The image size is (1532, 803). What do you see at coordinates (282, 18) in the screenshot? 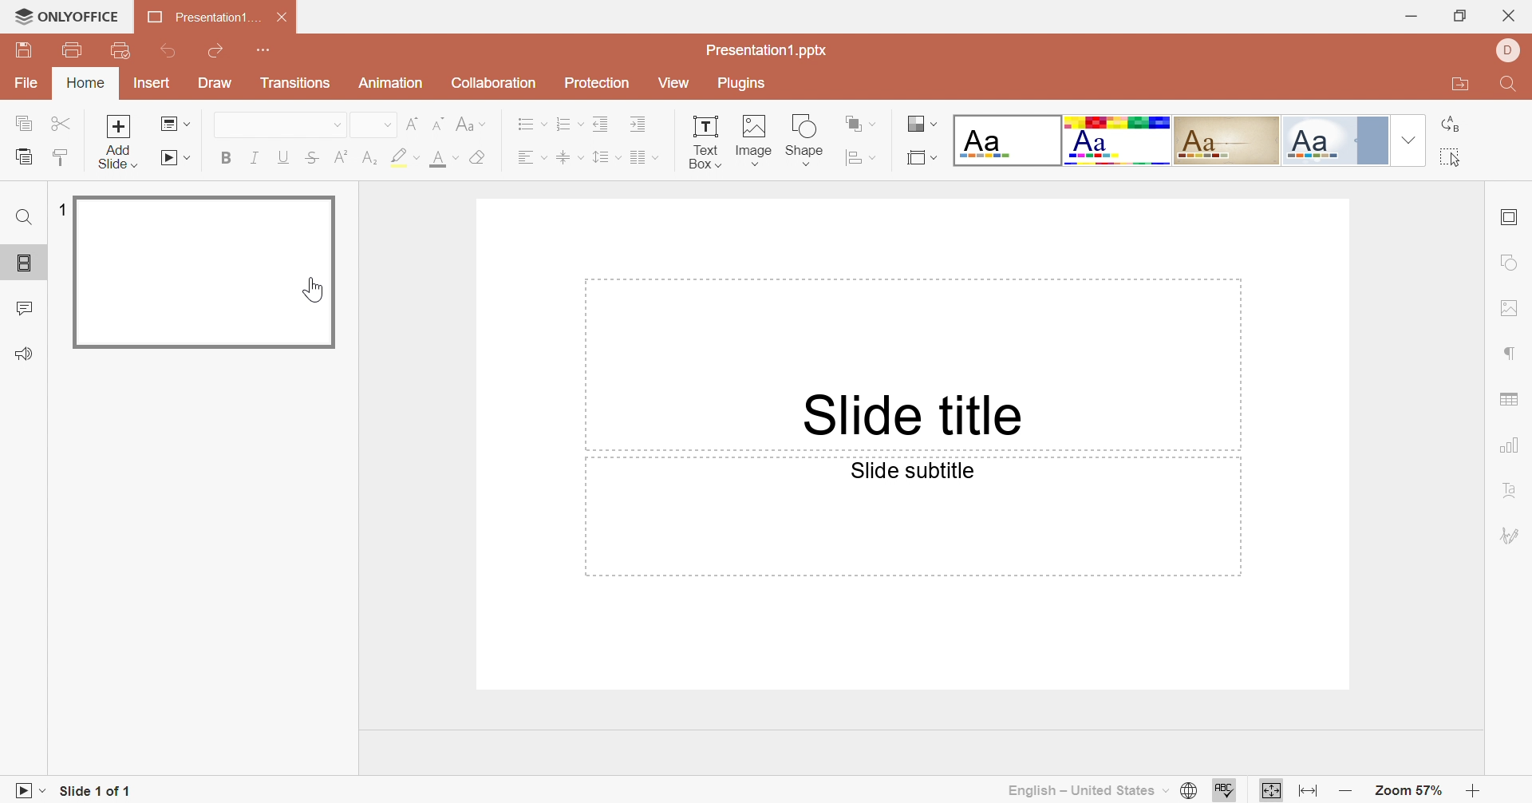
I see `Close` at bounding box center [282, 18].